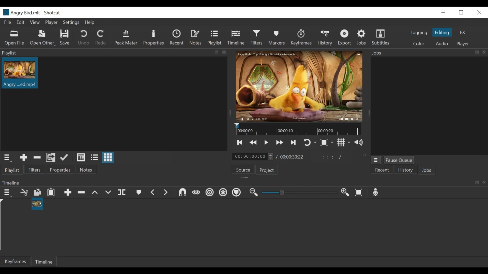 This screenshot has width=488, height=274. What do you see at coordinates (310, 143) in the screenshot?
I see `Toggle player looping` at bounding box center [310, 143].